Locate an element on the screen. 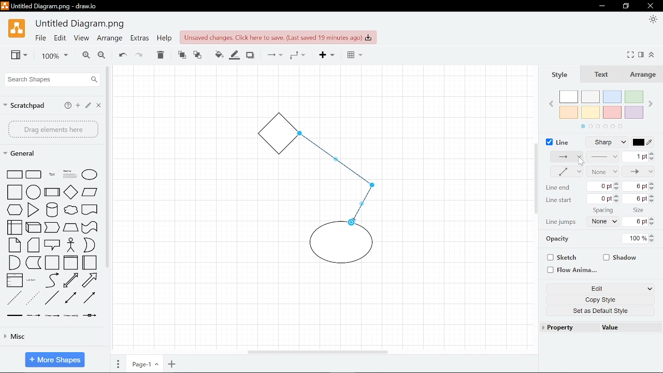 This screenshot has width=663, height=373. Untitled Diagram.png - draw.io is located at coordinates (56, 7).